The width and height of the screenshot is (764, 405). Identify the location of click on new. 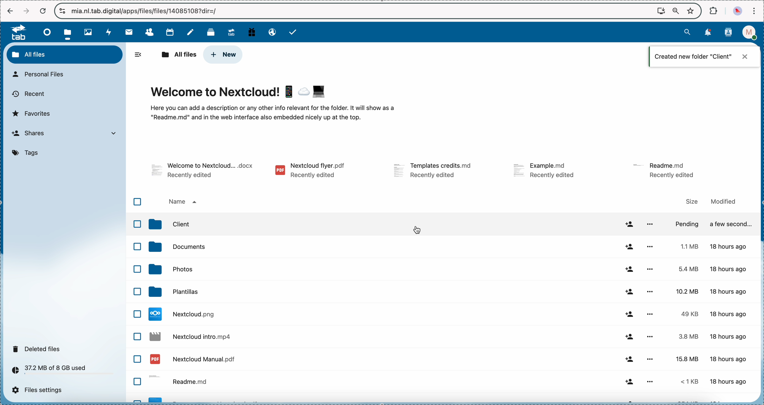
(222, 55).